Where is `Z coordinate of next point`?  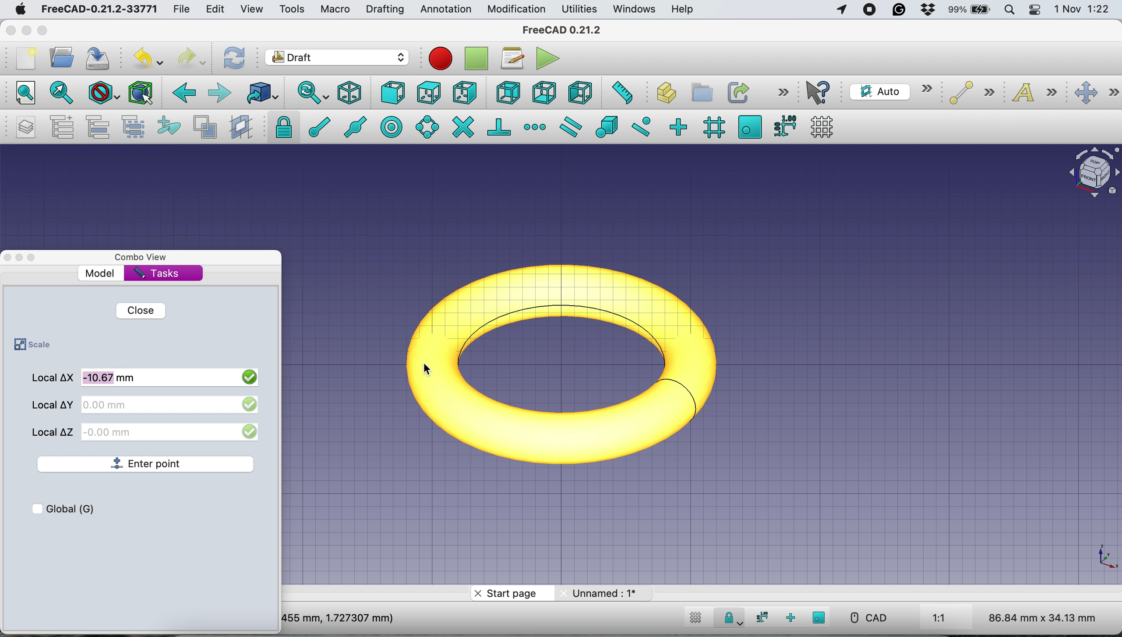 Z coordinate of next point is located at coordinates (172, 431).